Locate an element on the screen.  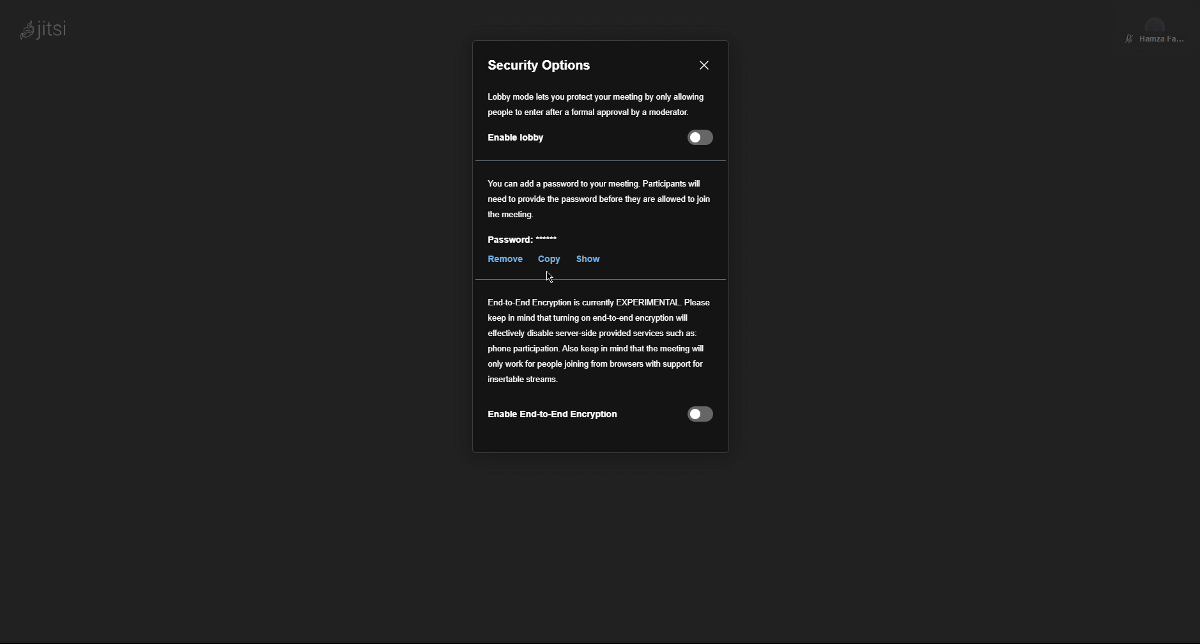
Enable Lobby is located at coordinates (596, 118).